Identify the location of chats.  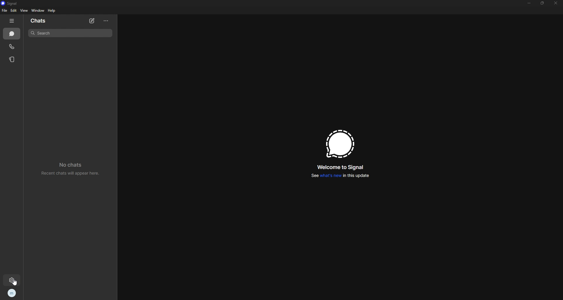
(12, 34).